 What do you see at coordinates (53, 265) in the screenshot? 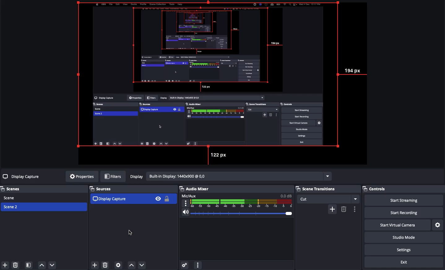
I see `Move down` at bounding box center [53, 265].